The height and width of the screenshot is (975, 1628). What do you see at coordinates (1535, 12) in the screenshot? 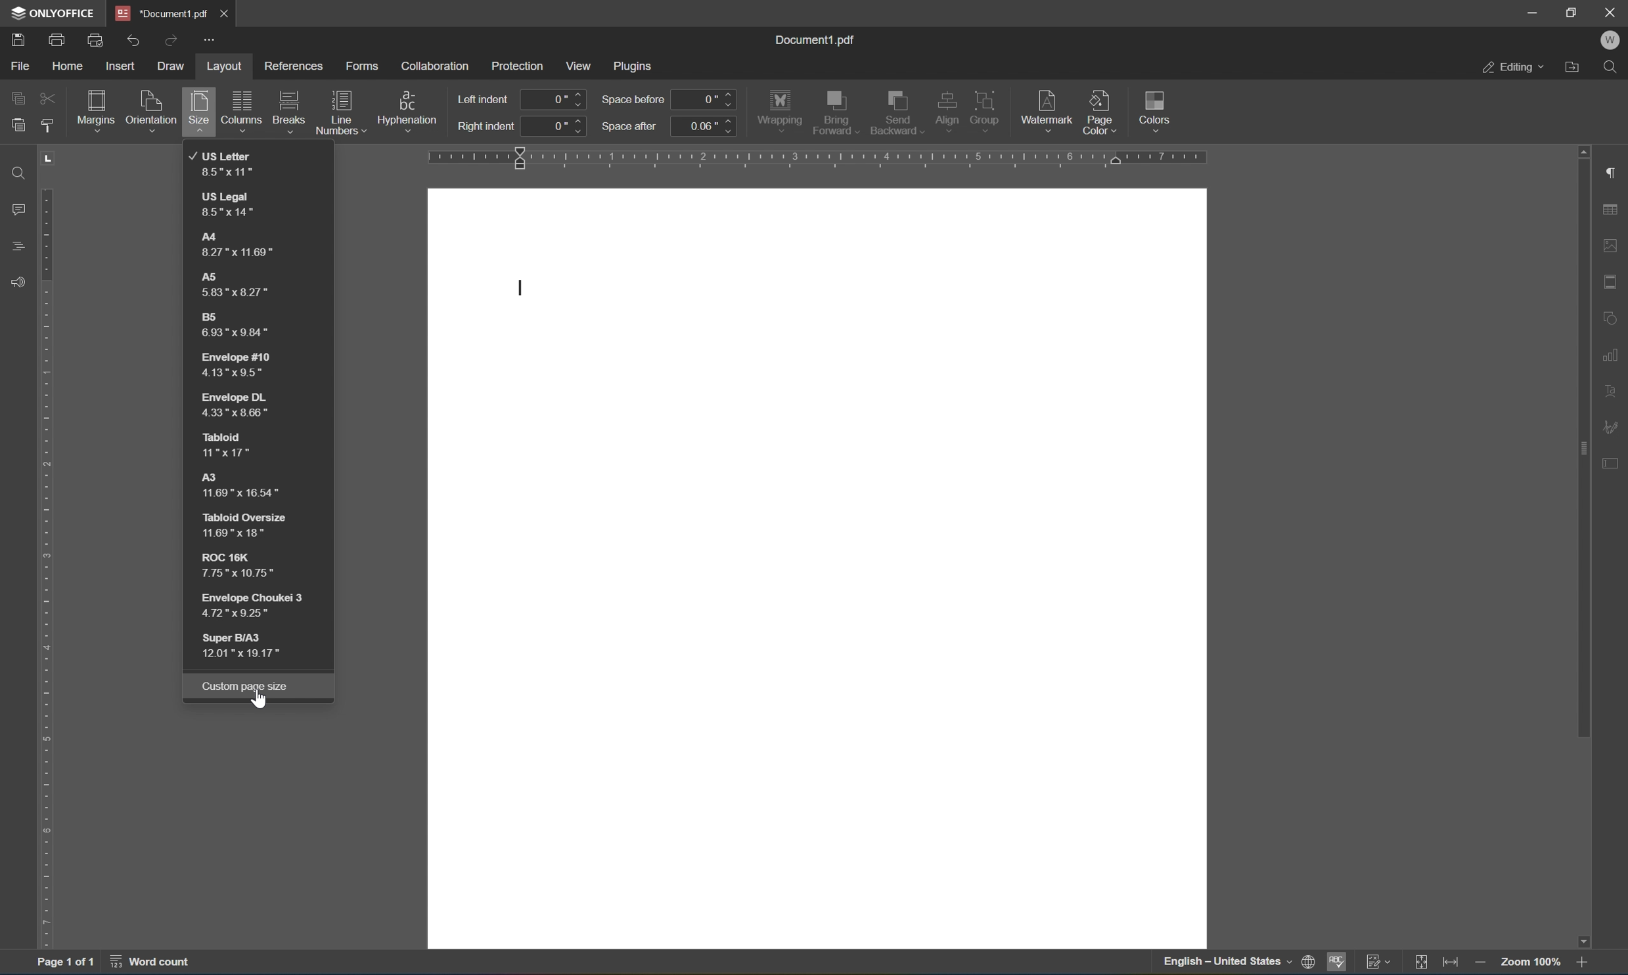
I see `minimize` at bounding box center [1535, 12].